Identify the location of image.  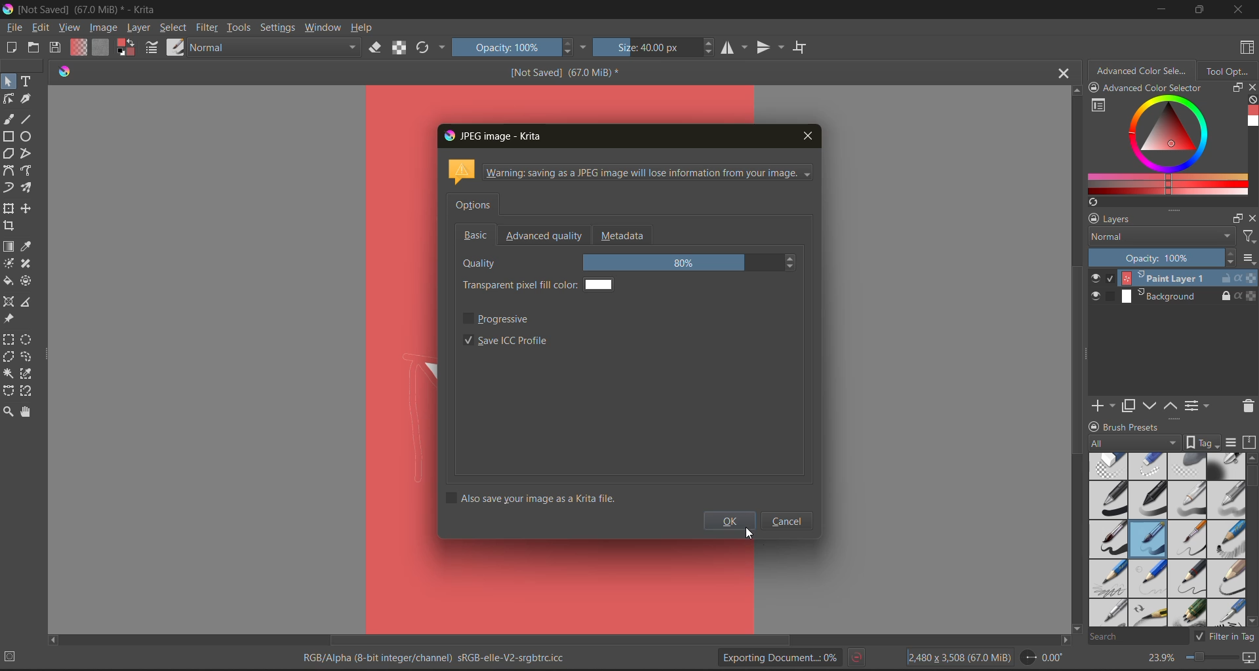
(104, 28).